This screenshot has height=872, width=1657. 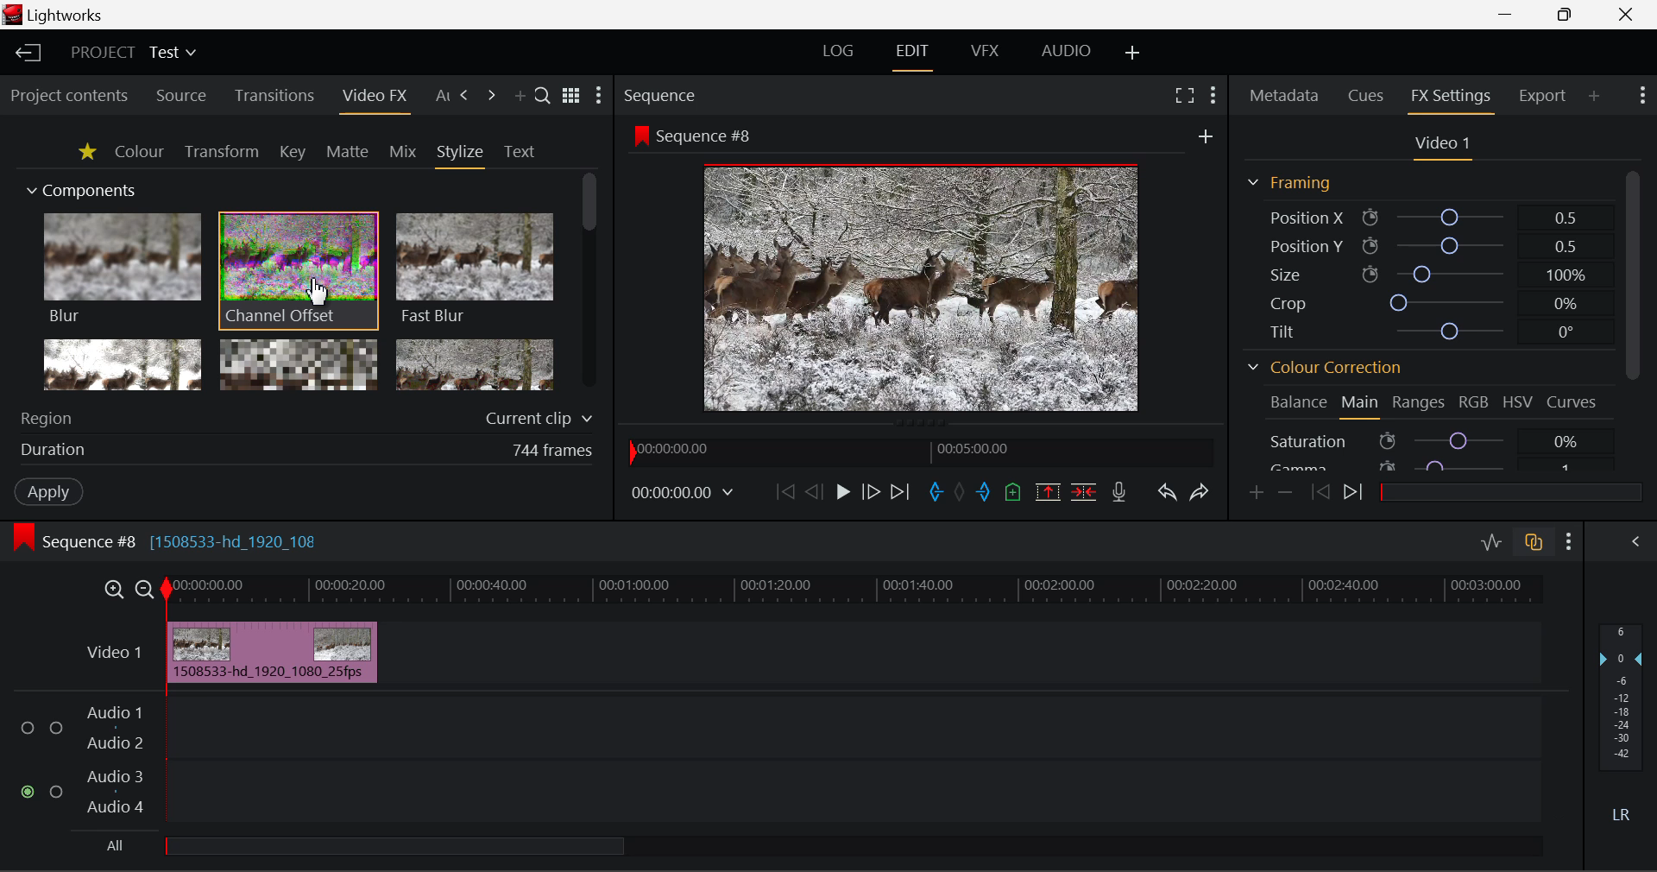 What do you see at coordinates (374, 99) in the screenshot?
I see `Video FX` at bounding box center [374, 99].